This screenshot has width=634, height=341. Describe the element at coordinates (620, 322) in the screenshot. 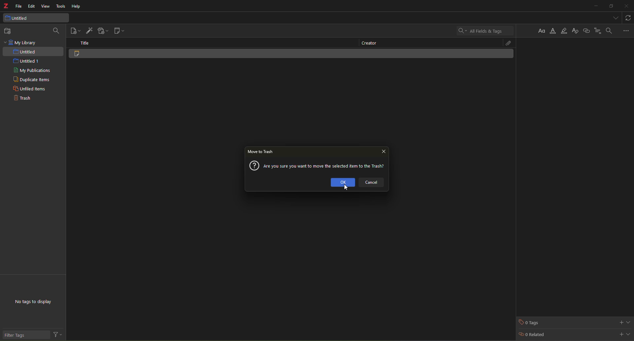

I see `add` at that location.